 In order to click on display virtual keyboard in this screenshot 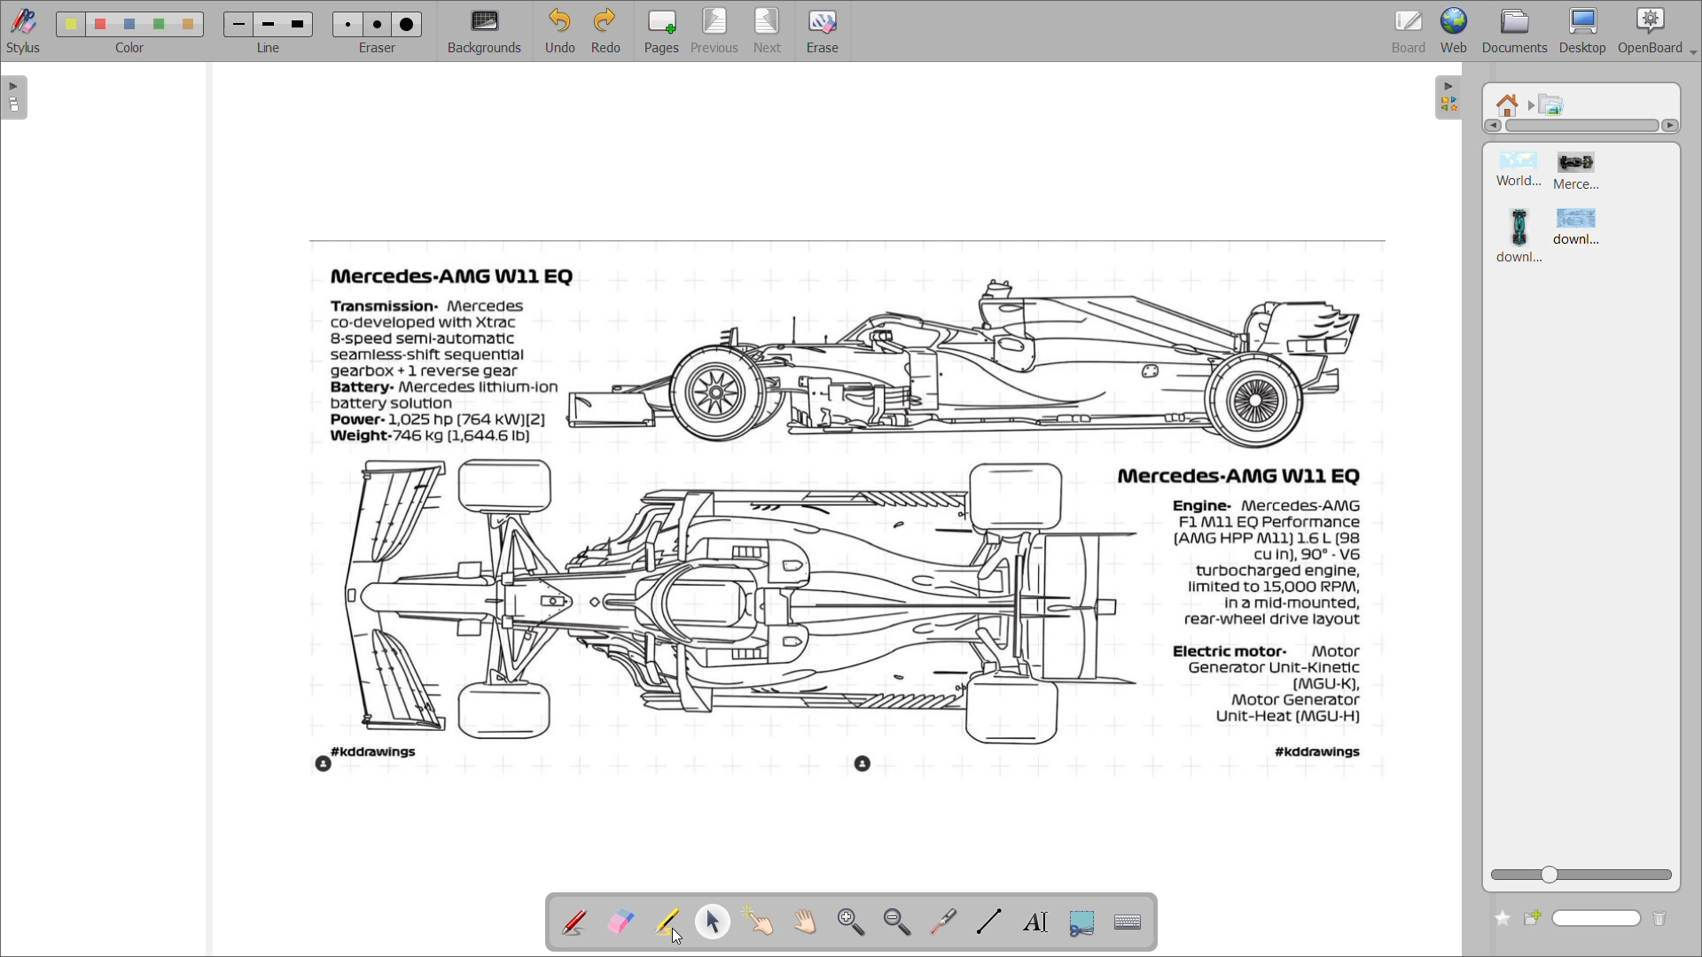, I will do `click(1130, 923)`.